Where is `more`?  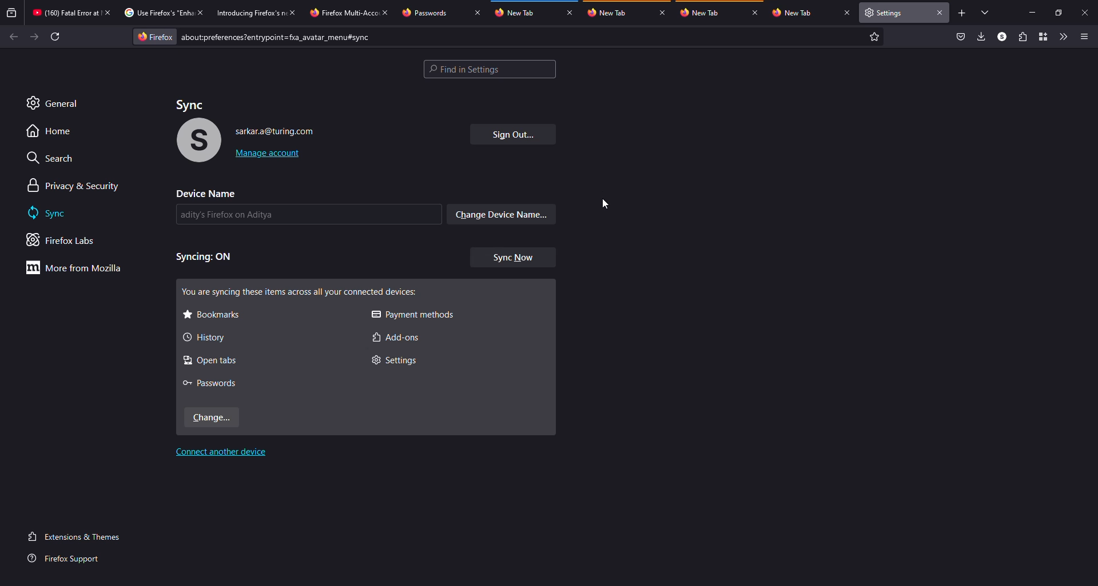 more is located at coordinates (80, 265).